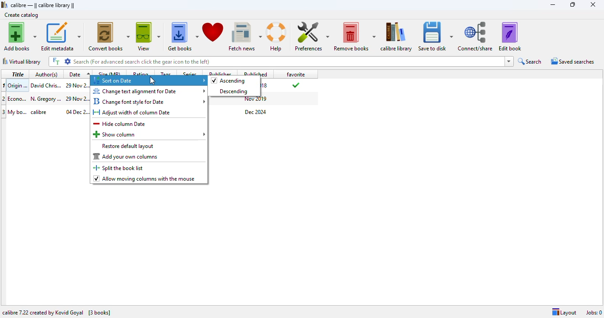 This screenshot has height=318, width=604. What do you see at coordinates (18, 74) in the screenshot?
I see `title` at bounding box center [18, 74].